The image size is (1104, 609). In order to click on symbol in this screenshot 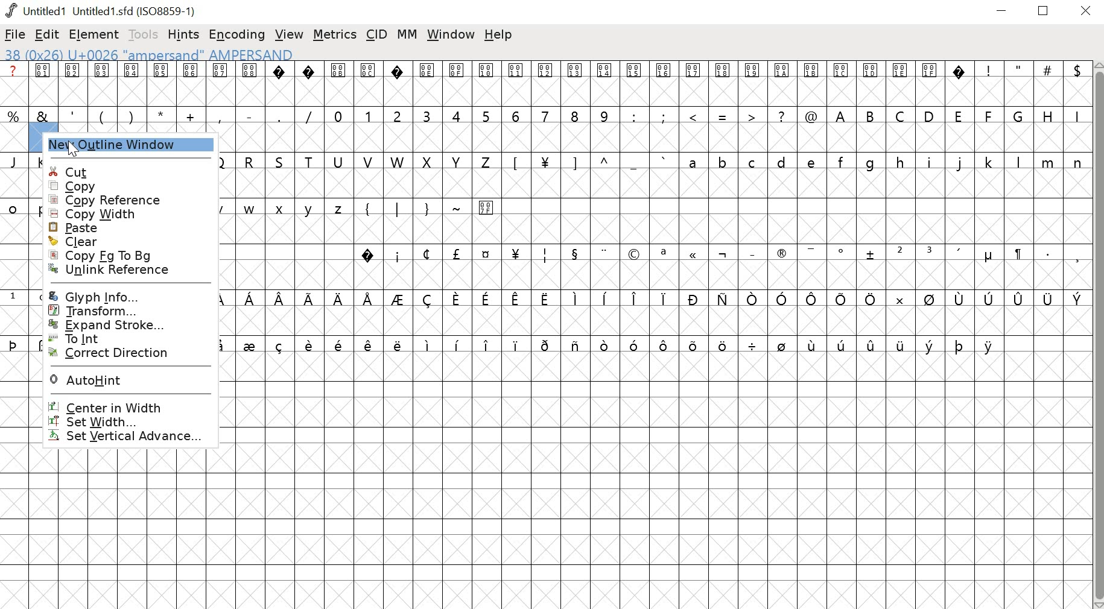, I will do `click(898, 298)`.